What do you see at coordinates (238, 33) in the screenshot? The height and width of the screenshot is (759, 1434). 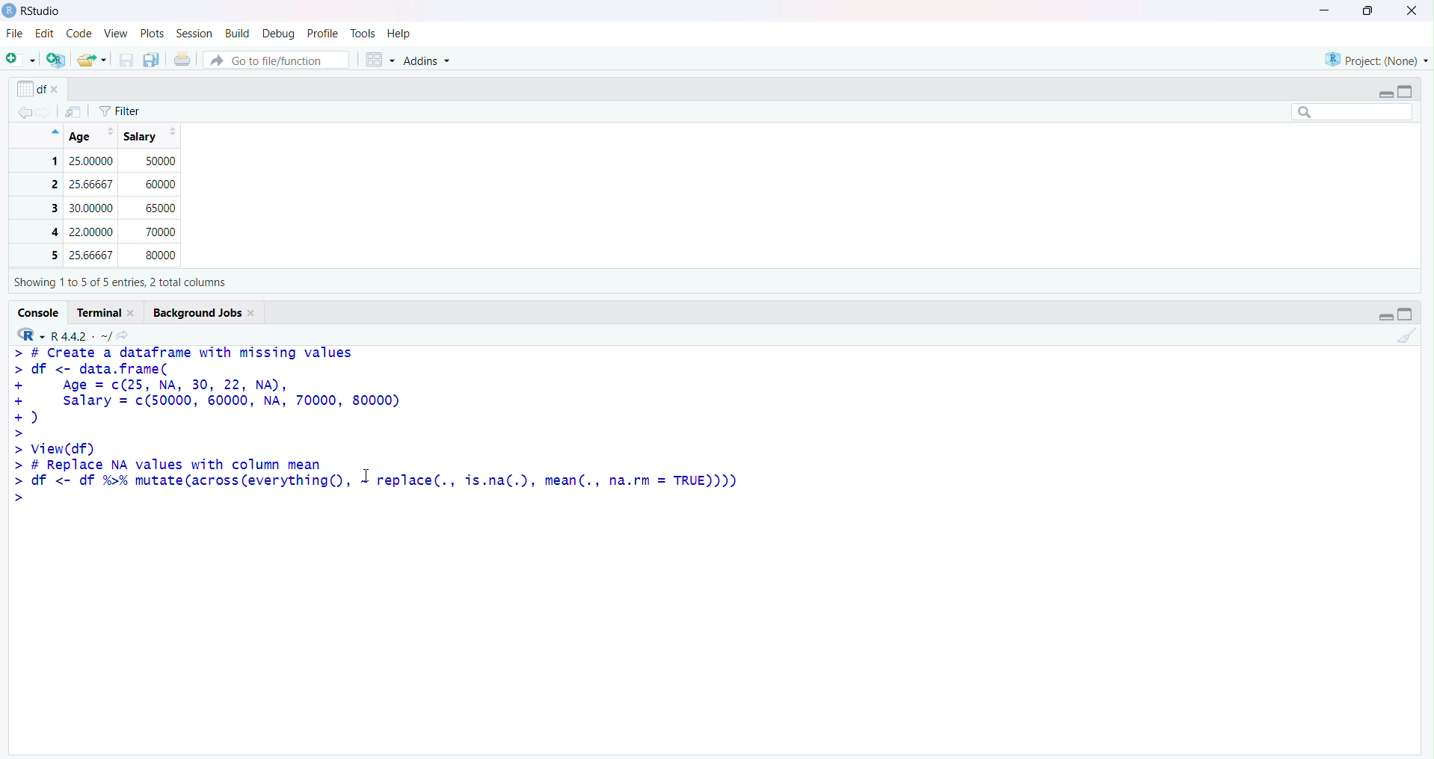 I see `Build` at bounding box center [238, 33].